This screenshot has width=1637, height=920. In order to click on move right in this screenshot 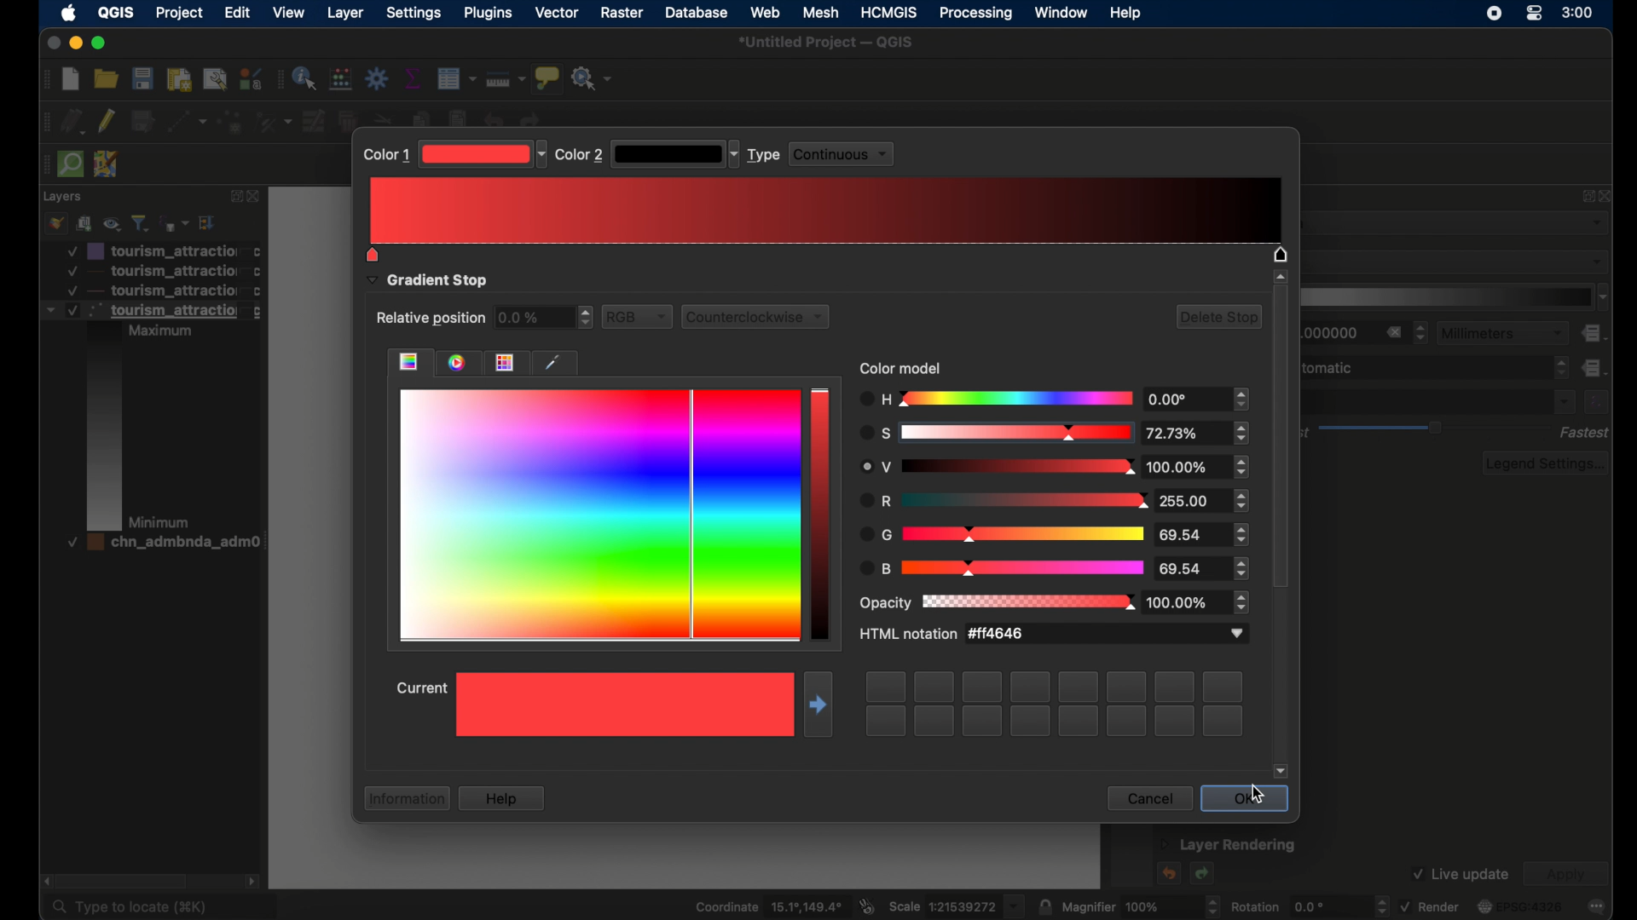, I will do `click(818, 704)`.